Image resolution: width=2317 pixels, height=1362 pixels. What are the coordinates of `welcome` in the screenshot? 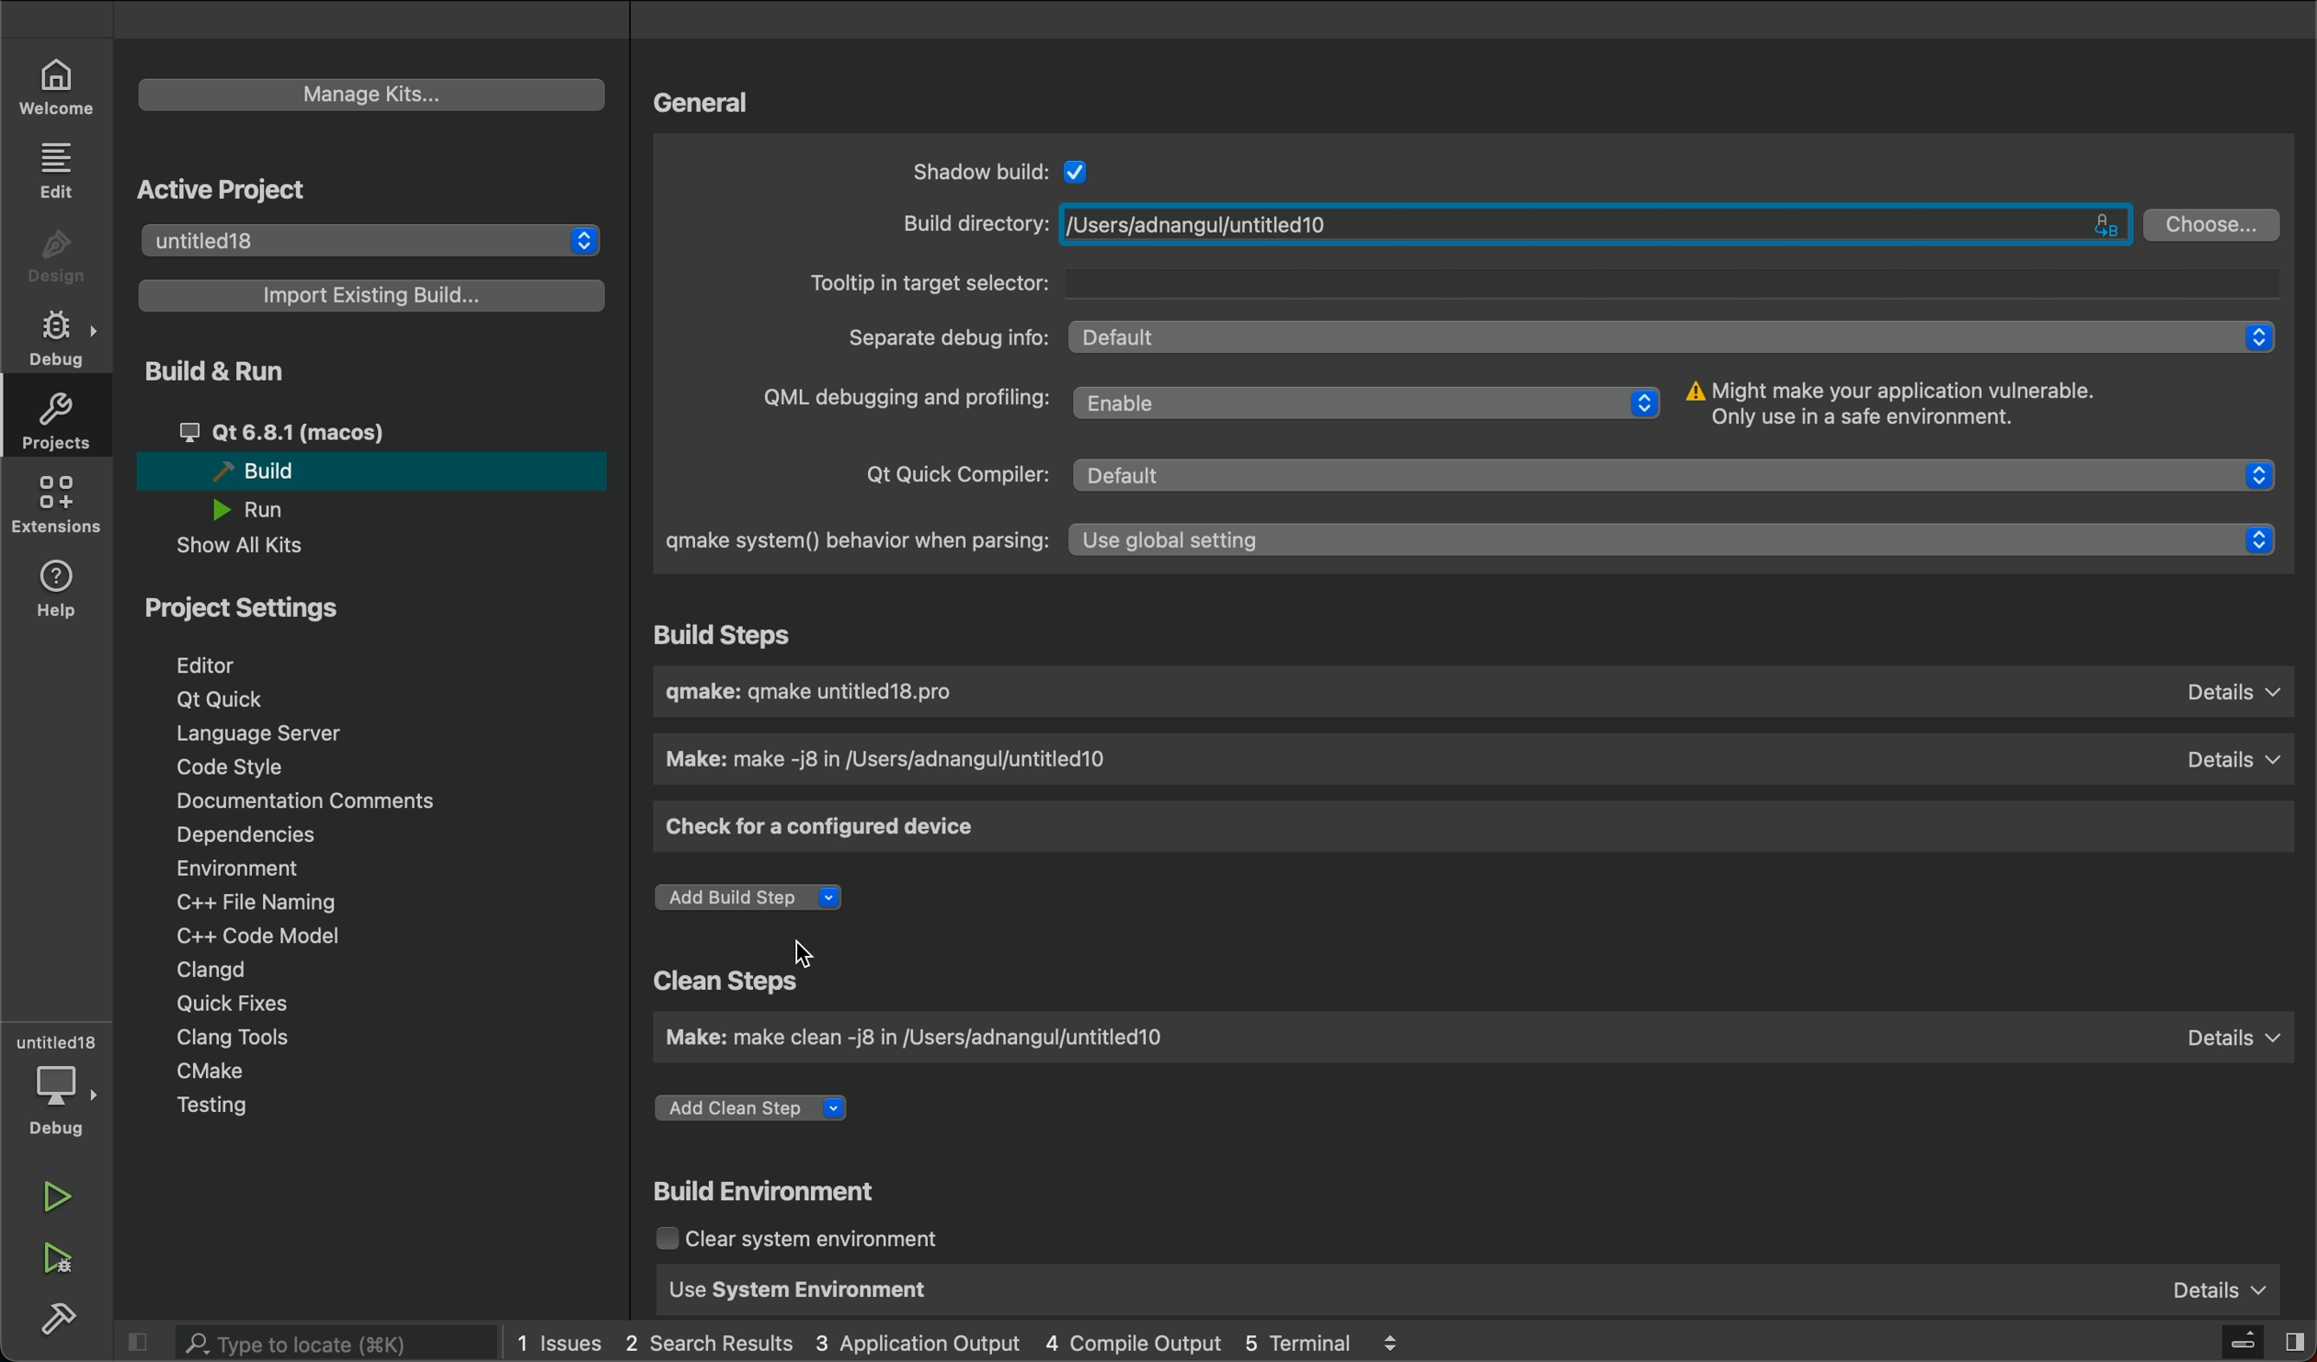 It's located at (57, 86).